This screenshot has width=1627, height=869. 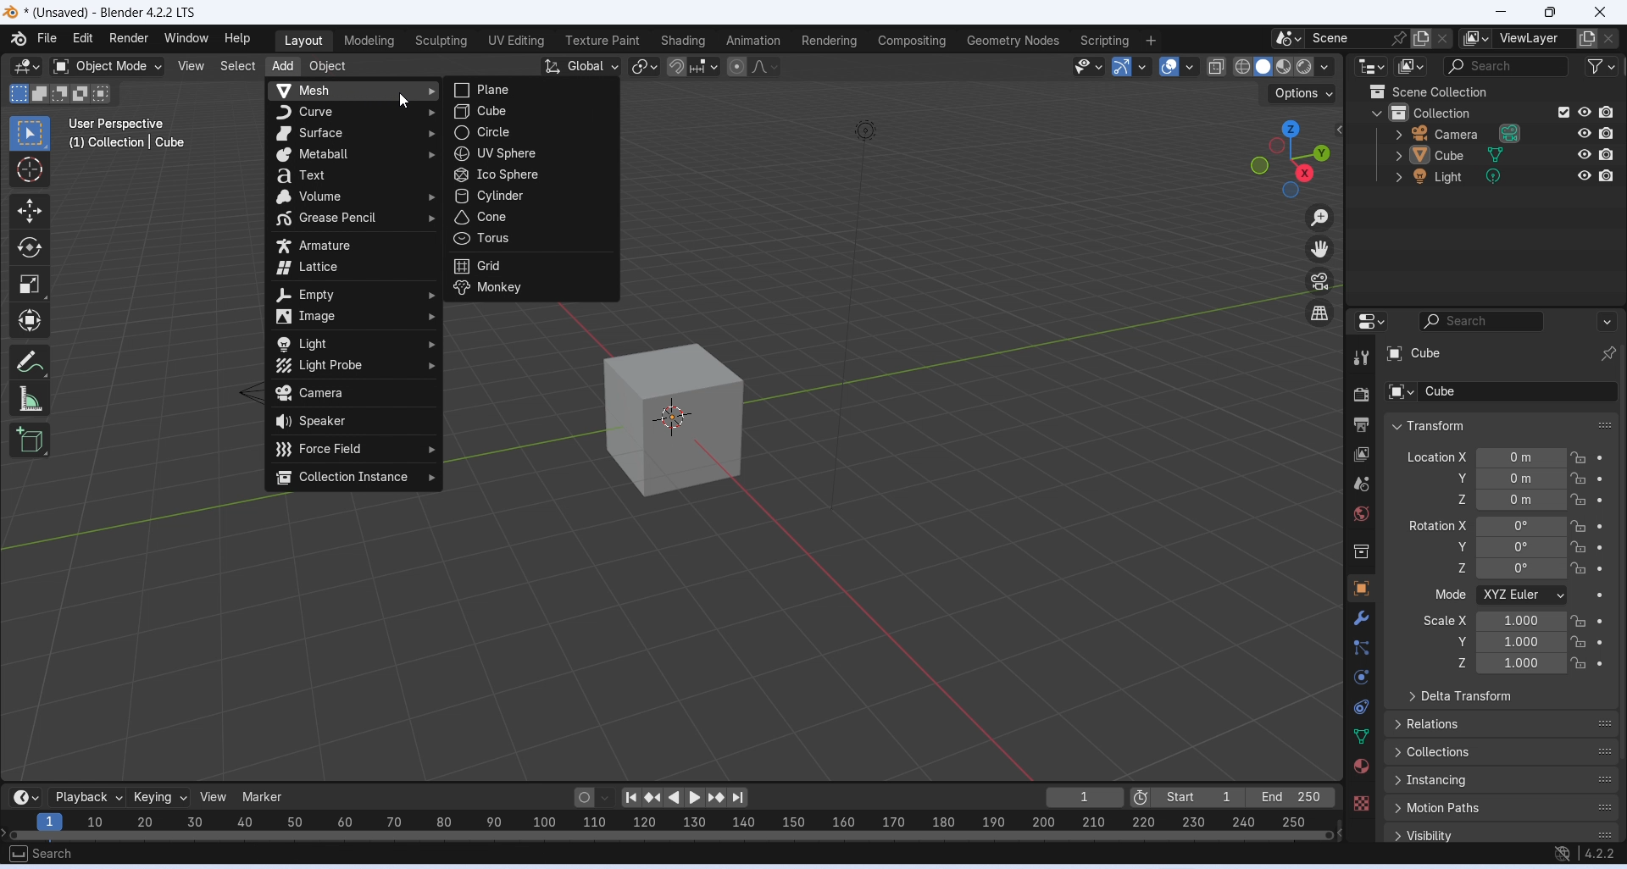 What do you see at coordinates (533, 265) in the screenshot?
I see `grid` at bounding box center [533, 265].